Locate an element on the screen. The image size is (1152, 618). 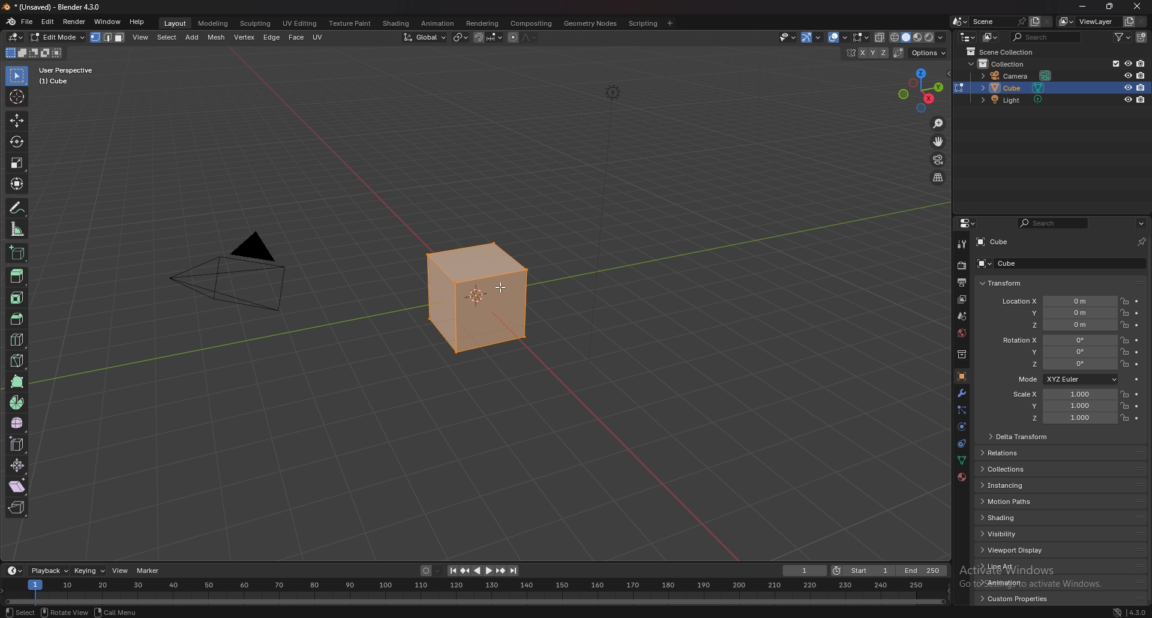
hide in viewport is located at coordinates (1127, 63).